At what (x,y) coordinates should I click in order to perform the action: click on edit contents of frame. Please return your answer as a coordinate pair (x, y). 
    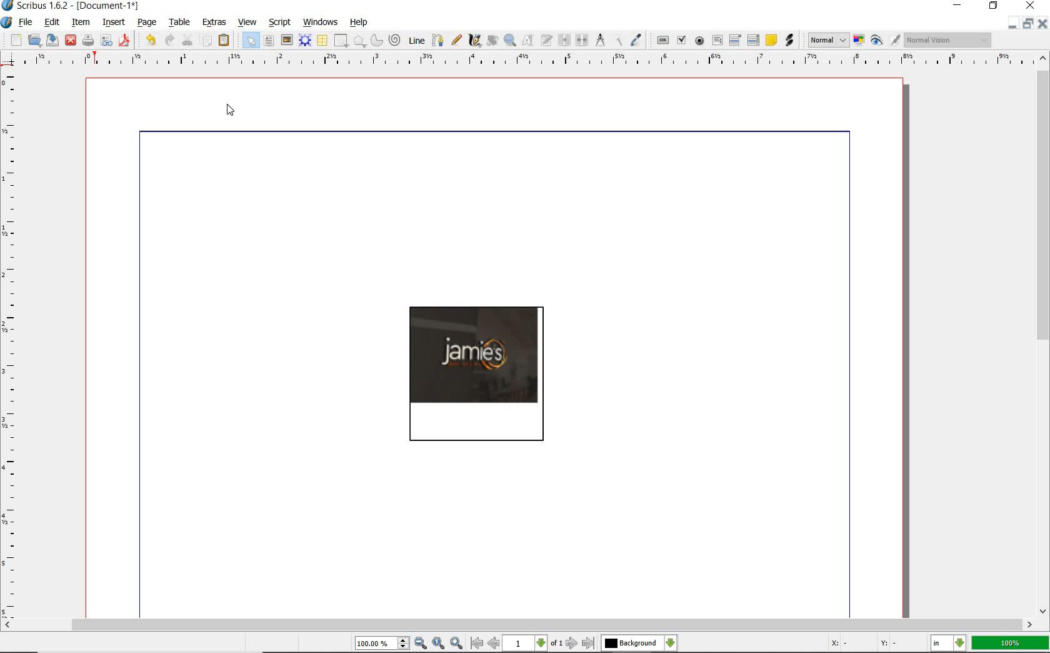
    Looking at the image, I should click on (491, 41).